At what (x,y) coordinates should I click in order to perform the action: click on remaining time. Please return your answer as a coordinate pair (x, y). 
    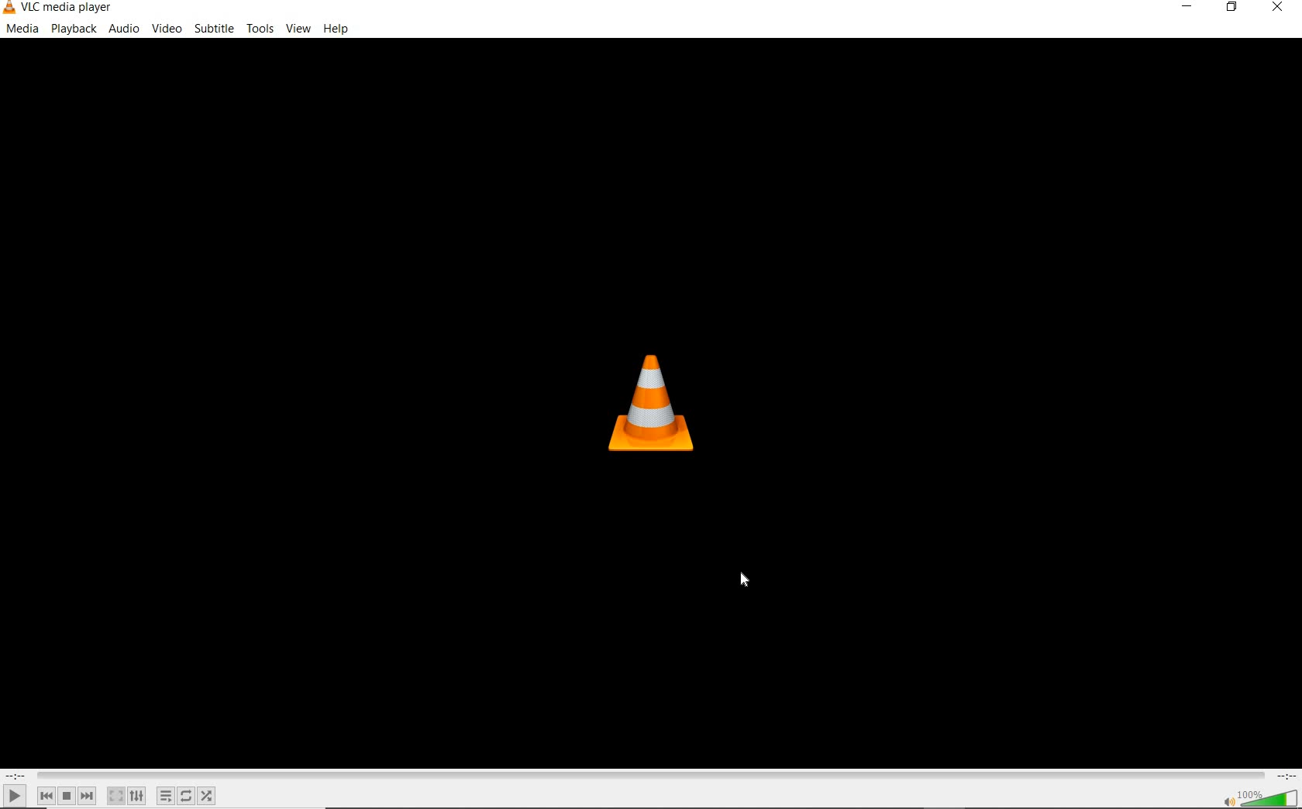
    Looking at the image, I should click on (1285, 776).